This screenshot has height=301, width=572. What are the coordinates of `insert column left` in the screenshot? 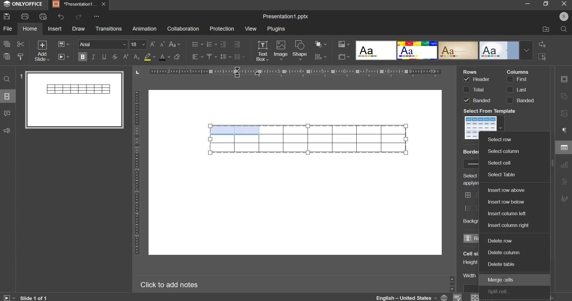 It's located at (507, 213).